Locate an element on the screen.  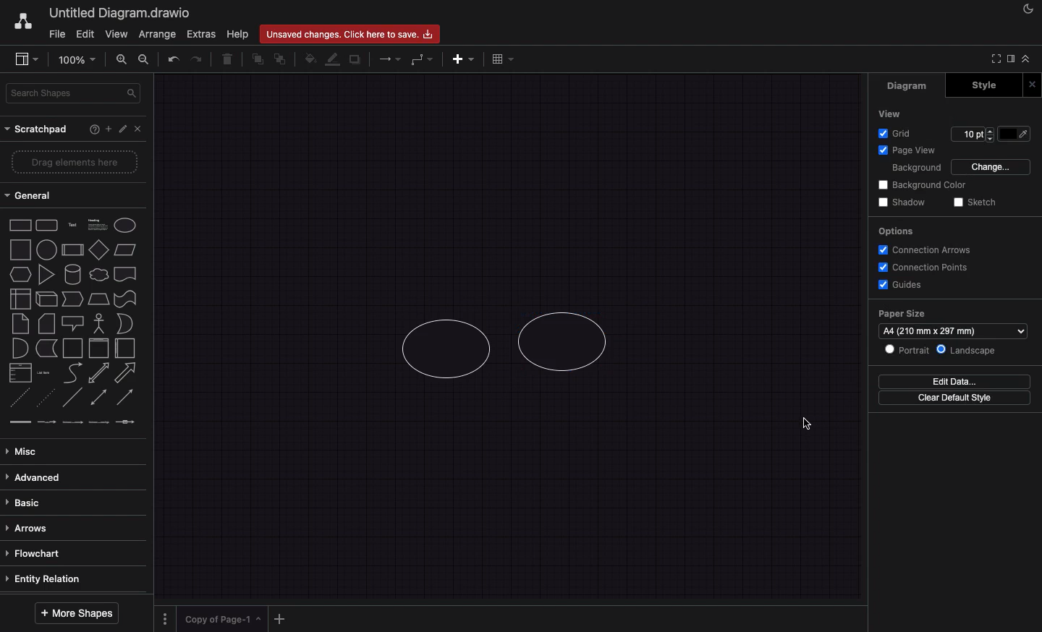
data storage is located at coordinates (46, 348).